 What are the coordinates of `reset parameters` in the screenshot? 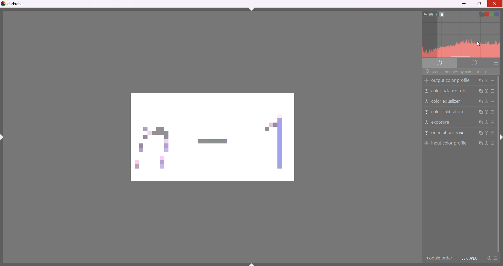 It's located at (486, 81).